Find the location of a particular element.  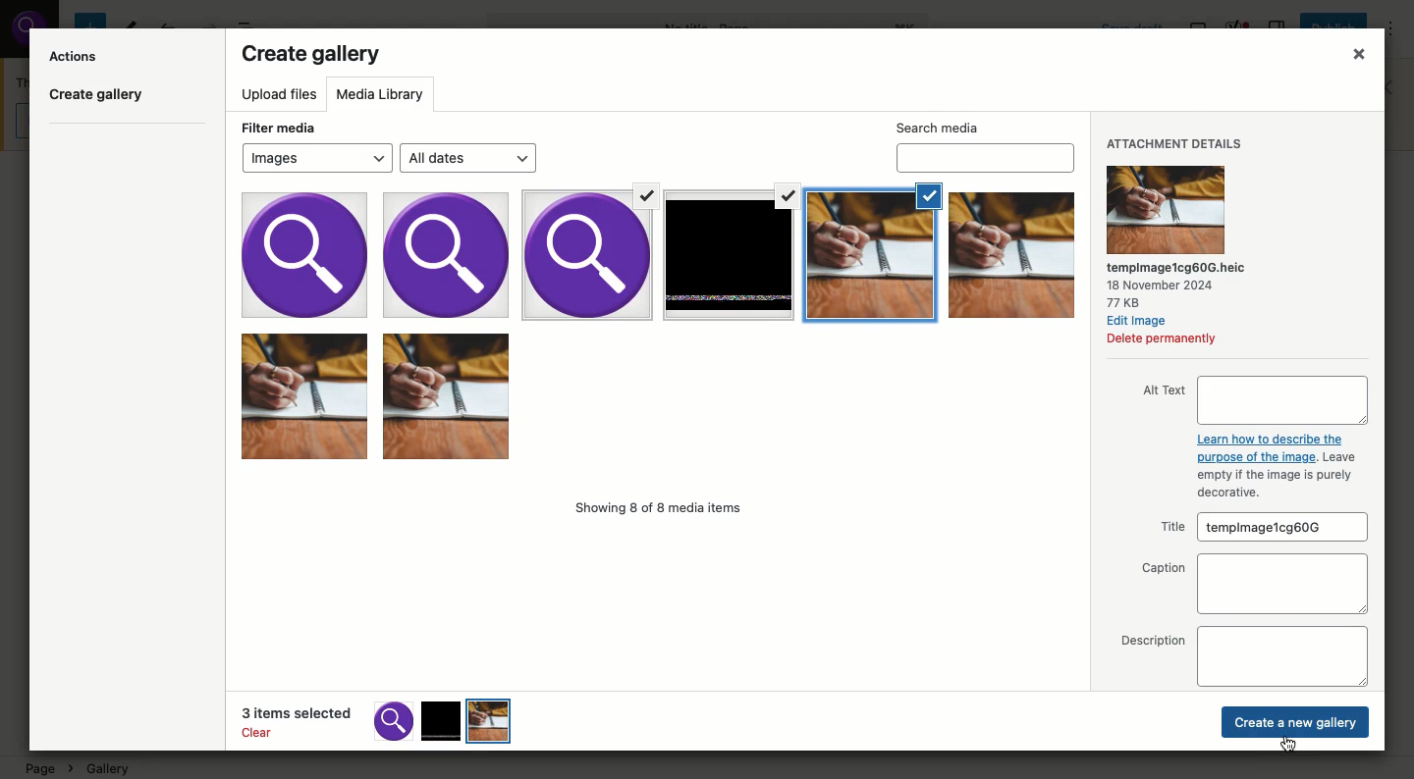

Upload files is located at coordinates (280, 96).